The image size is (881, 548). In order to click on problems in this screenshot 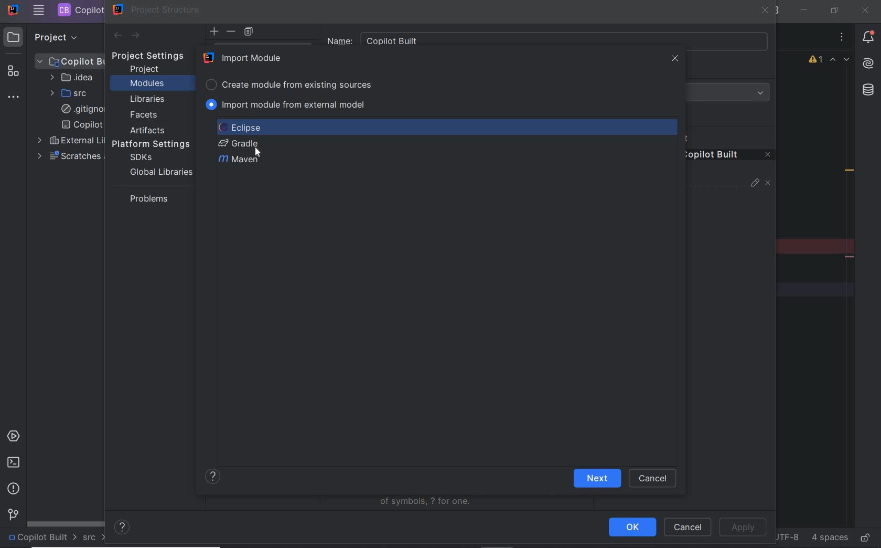, I will do `click(146, 198)`.